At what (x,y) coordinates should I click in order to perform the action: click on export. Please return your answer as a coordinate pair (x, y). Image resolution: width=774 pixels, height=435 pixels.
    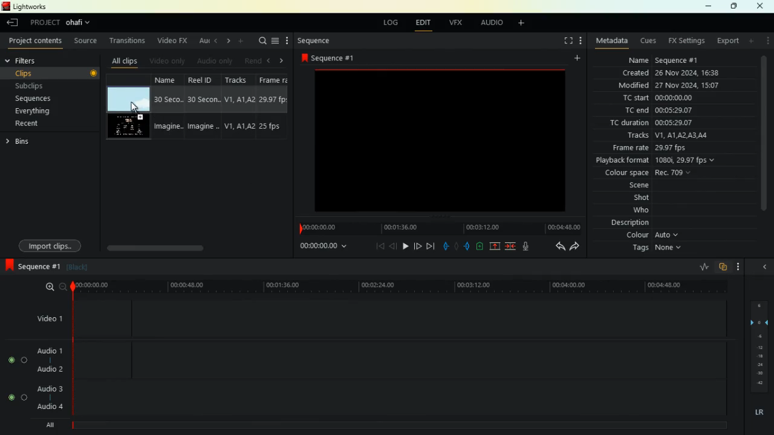
    Looking at the image, I should click on (727, 41).